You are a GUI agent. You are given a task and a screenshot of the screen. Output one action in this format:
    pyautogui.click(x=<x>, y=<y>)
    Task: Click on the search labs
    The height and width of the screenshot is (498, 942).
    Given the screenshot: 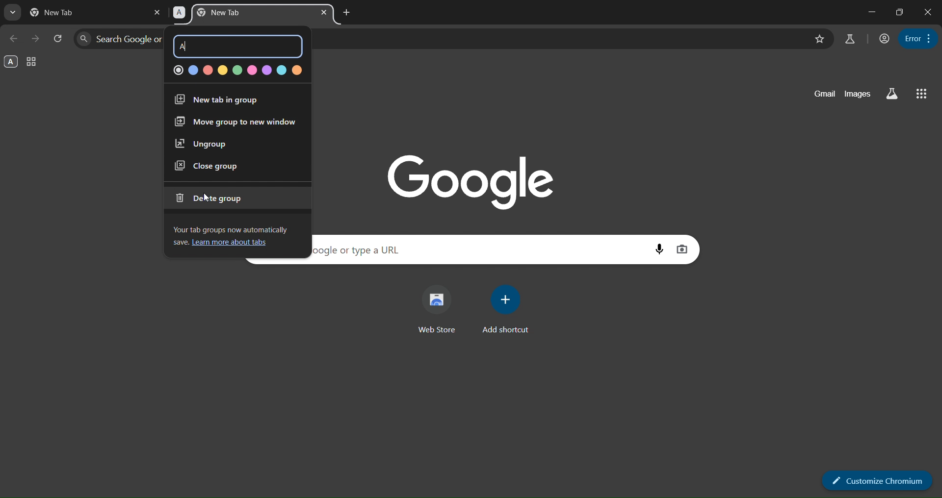 What is the action you would take?
    pyautogui.click(x=890, y=94)
    